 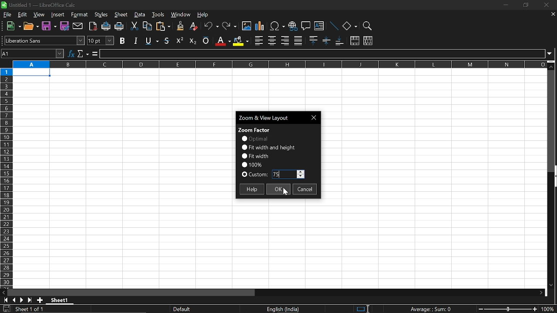 I want to click on close, so click(x=545, y=6).